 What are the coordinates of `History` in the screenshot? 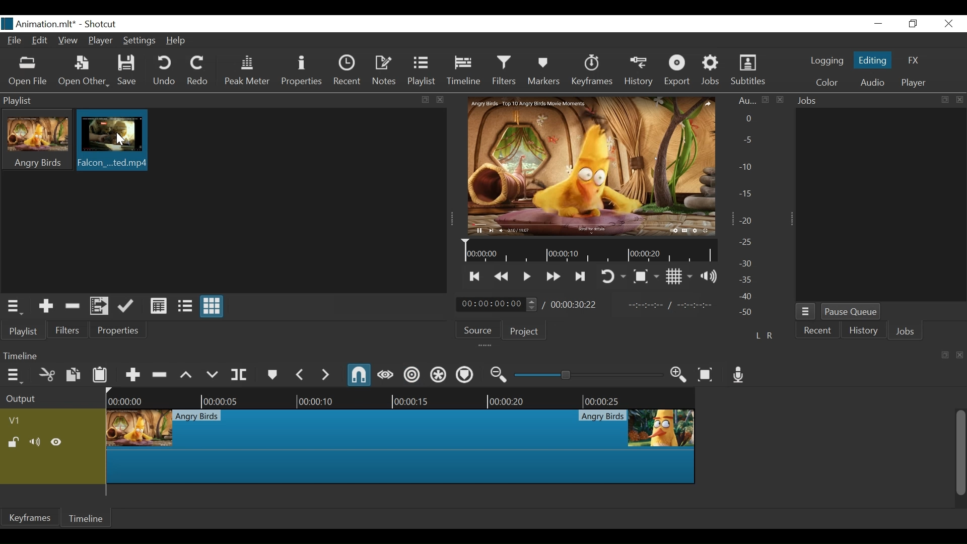 It's located at (639, 72).